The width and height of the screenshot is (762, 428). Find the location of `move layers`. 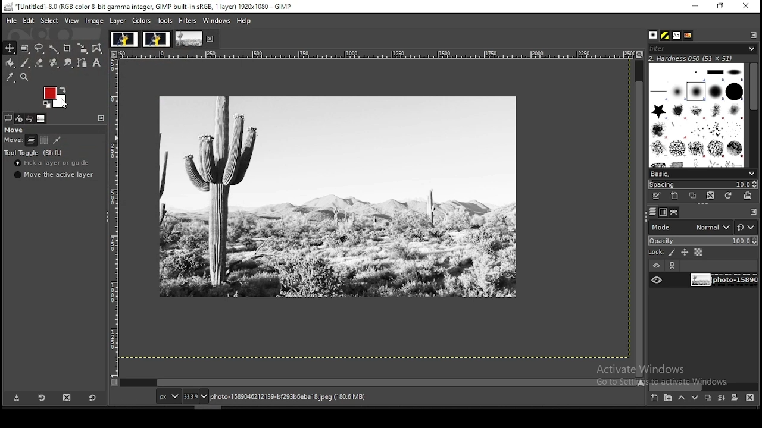

move layers is located at coordinates (31, 140).